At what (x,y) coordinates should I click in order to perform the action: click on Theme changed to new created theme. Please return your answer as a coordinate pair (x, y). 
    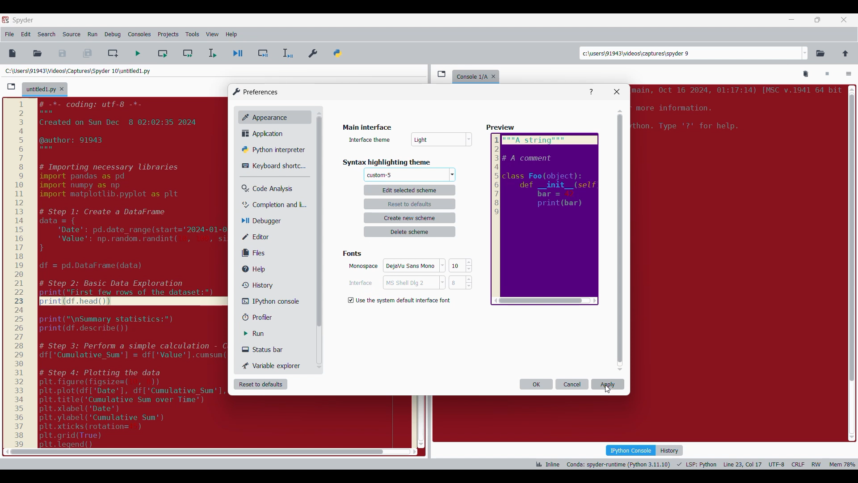
    Looking at the image, I should click on (380, 175).